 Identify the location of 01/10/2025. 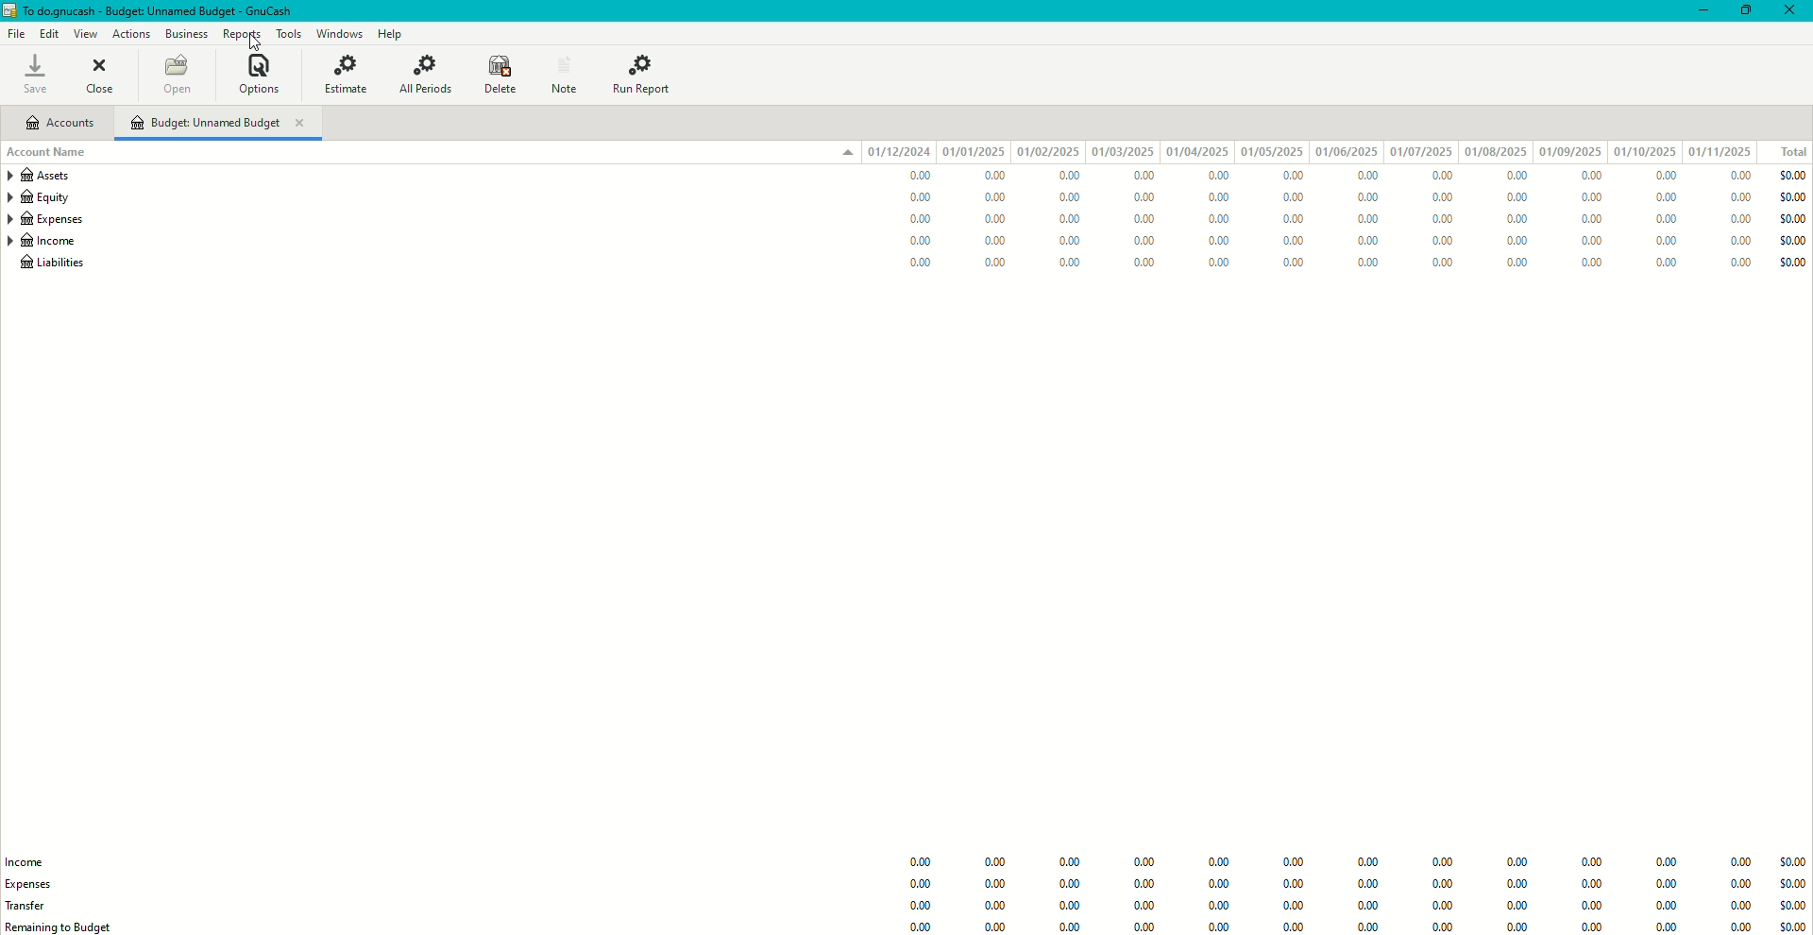
(1644, 151).